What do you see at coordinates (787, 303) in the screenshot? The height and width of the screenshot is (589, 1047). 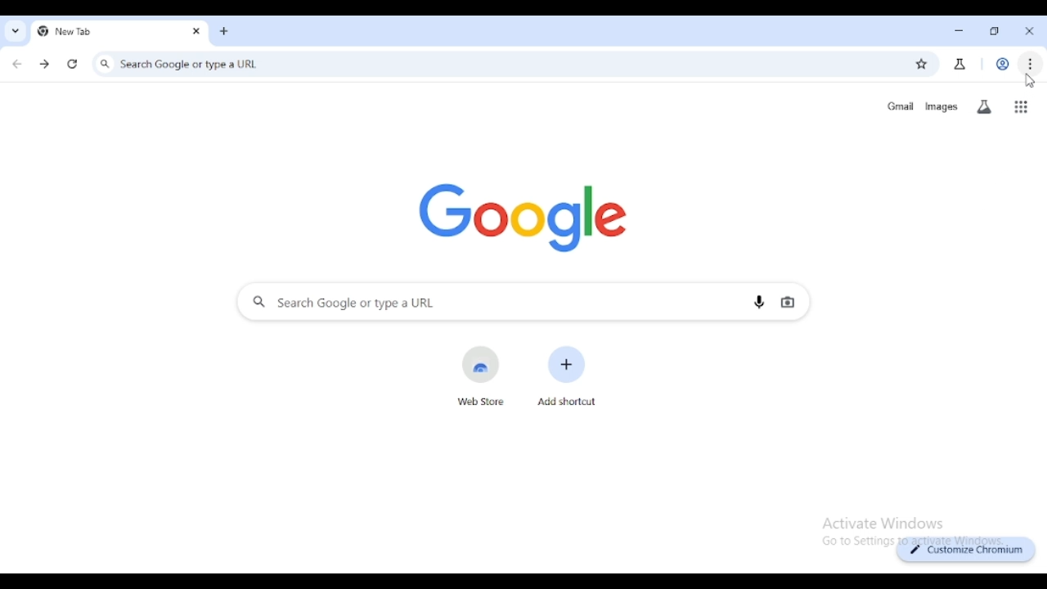 I see `search by image` at bounding box center [787, 303].